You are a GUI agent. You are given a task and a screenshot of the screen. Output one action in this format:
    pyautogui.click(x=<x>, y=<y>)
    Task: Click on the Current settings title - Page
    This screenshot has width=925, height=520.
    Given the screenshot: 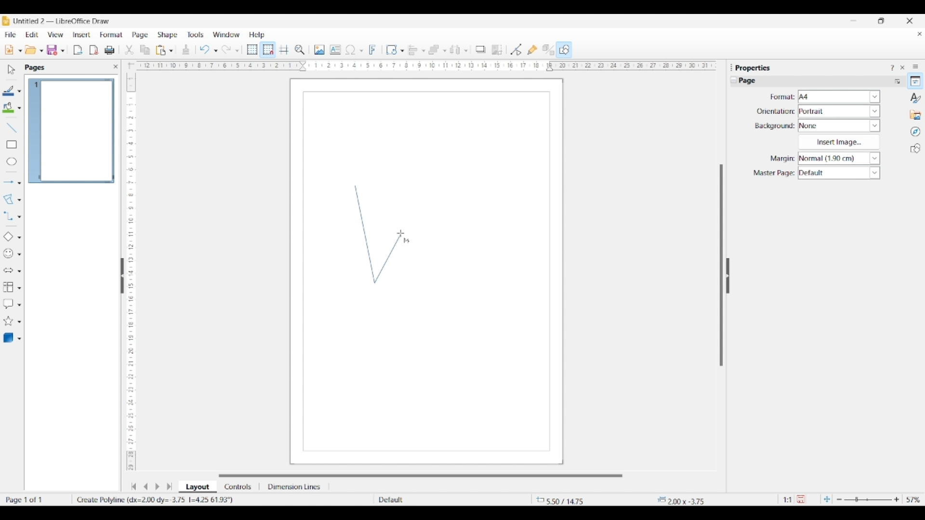 What is the action you would take?
    pyautogui.click(x=752, y=82)
    